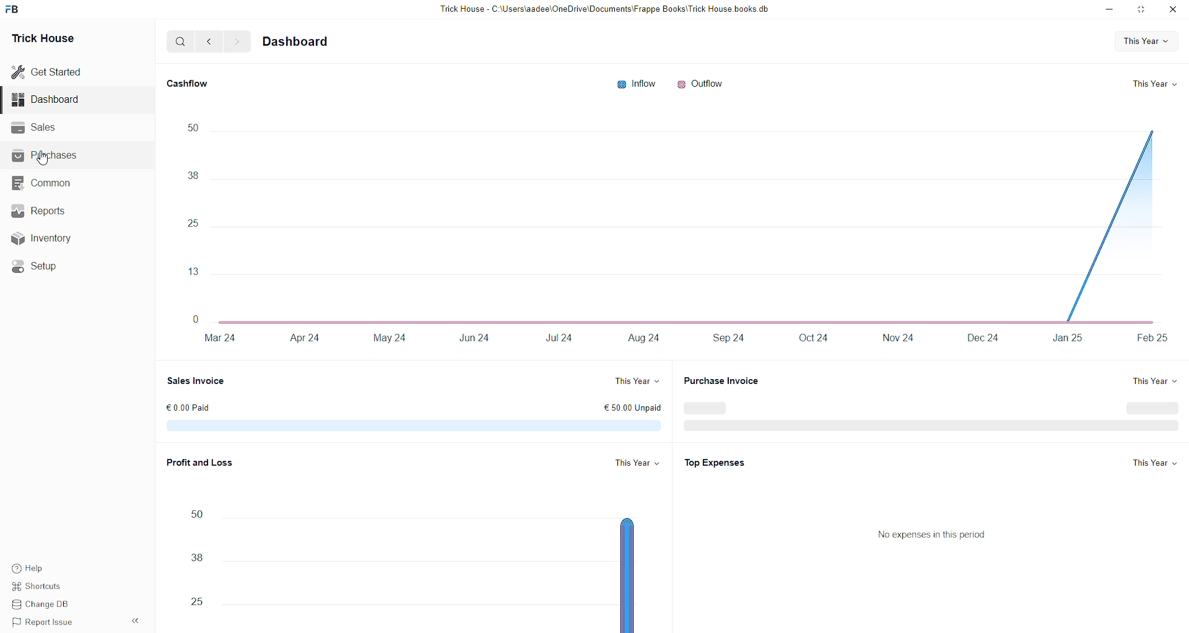 This screenshot has height=633, width=1189. I want to click on Aug 24, so click(647, 337).